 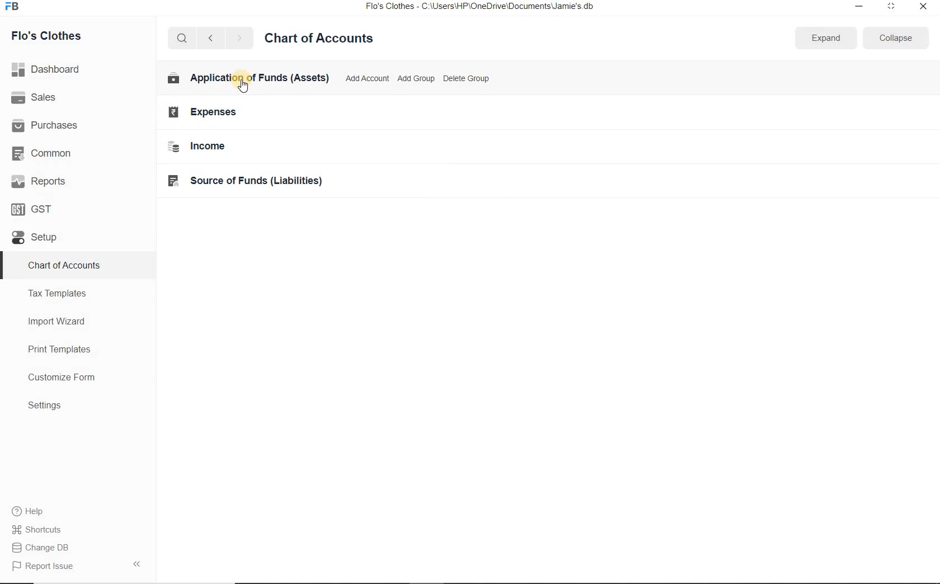 I want to click on maximize, so click(x=891, y=6).